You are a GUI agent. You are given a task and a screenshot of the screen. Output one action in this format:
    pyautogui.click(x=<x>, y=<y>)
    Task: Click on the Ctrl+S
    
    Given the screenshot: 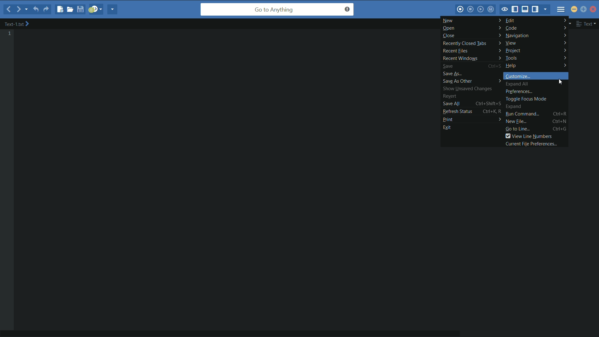 What is the action you would take?
    pyautogui.click(x=494, y=67)
    